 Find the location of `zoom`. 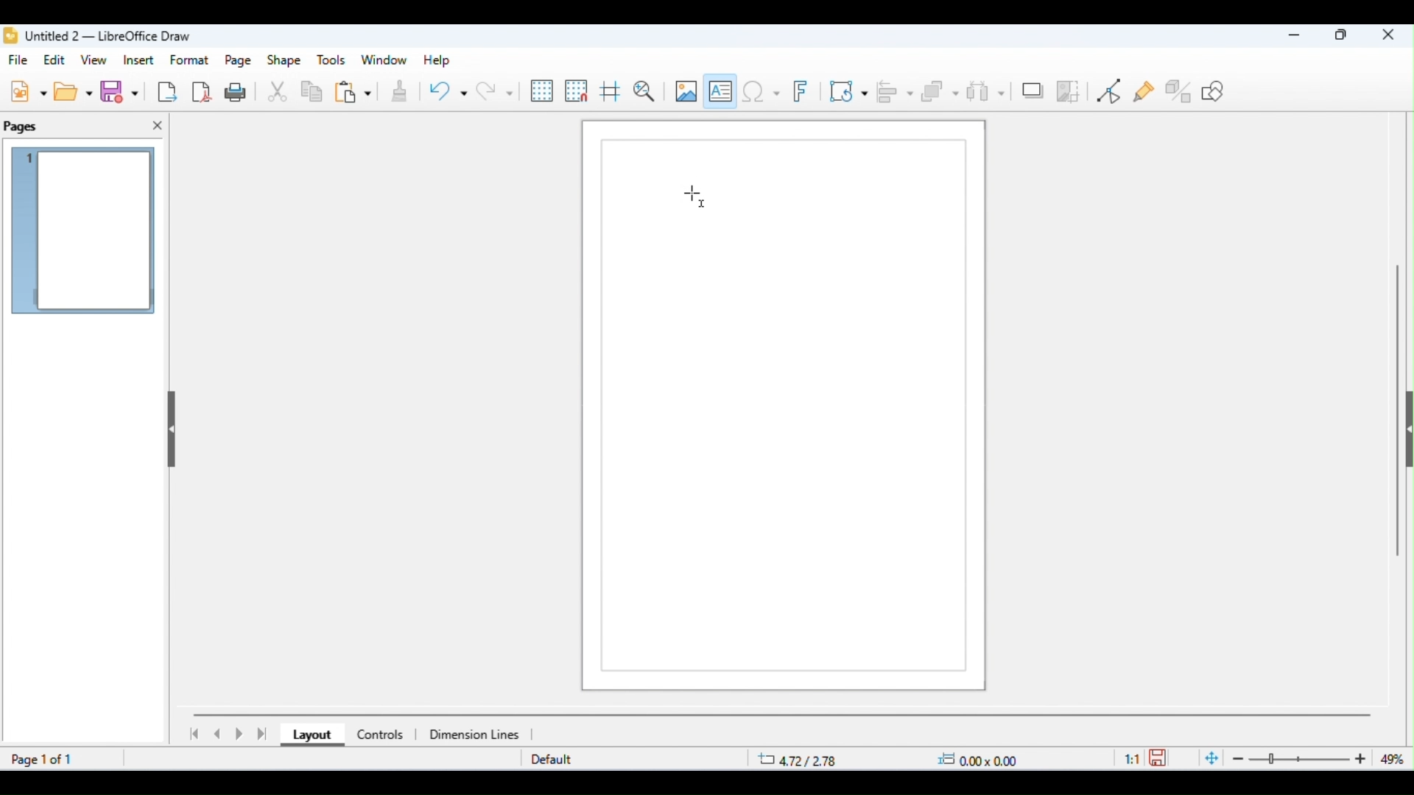

zoom is located at coordinates (1304, 759).